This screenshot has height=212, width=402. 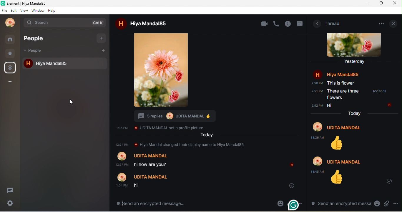 I want to click on Udita Mandal, so click(x=345, y=128).